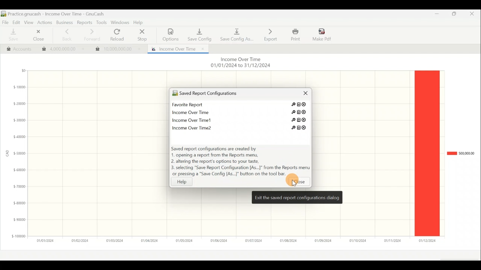 This screenshot has width=481, height=270. What do you see at coordinates (140, 23) in the screenshot?
I see `Help` at bounding box center [140, 23].